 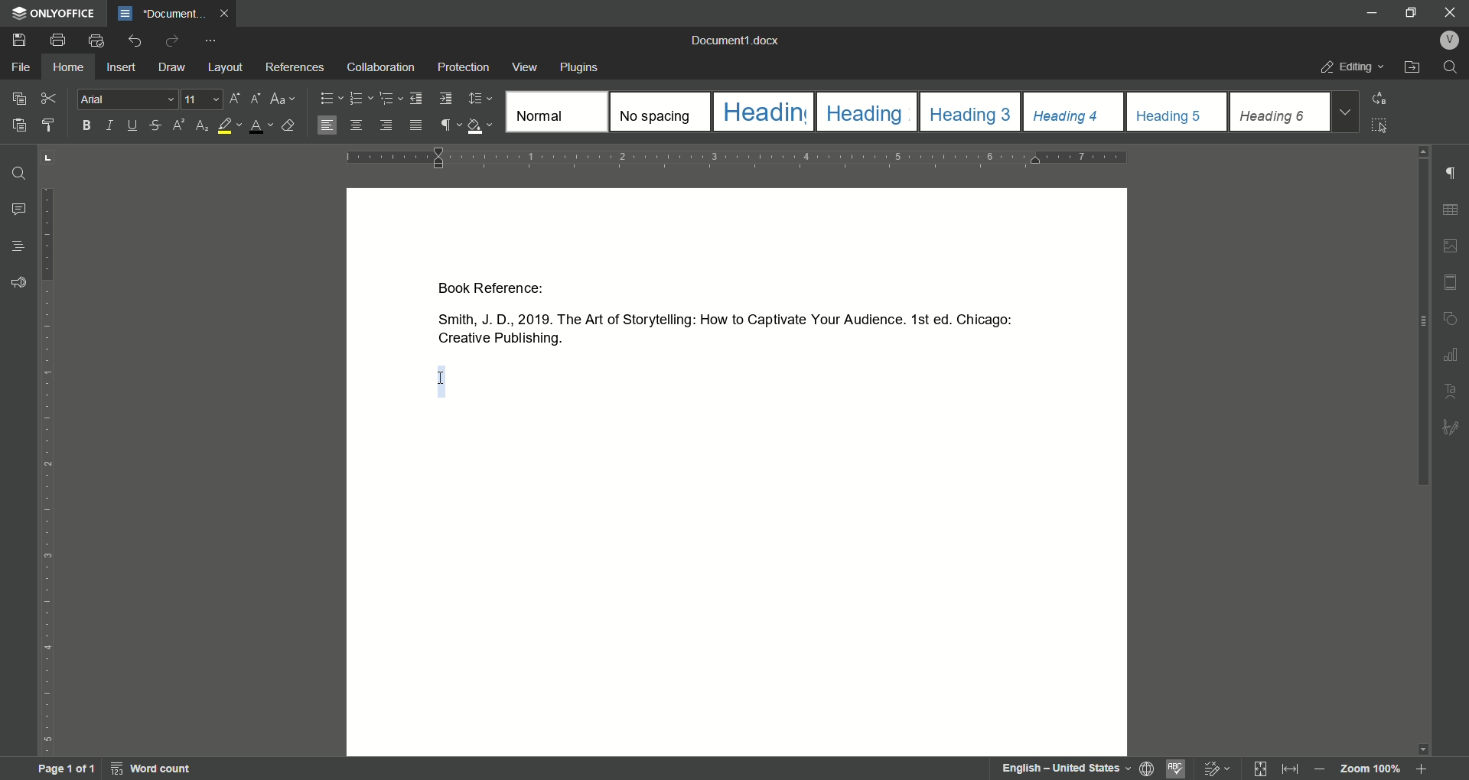 I want to click on insert, so click(x=122, y=67).